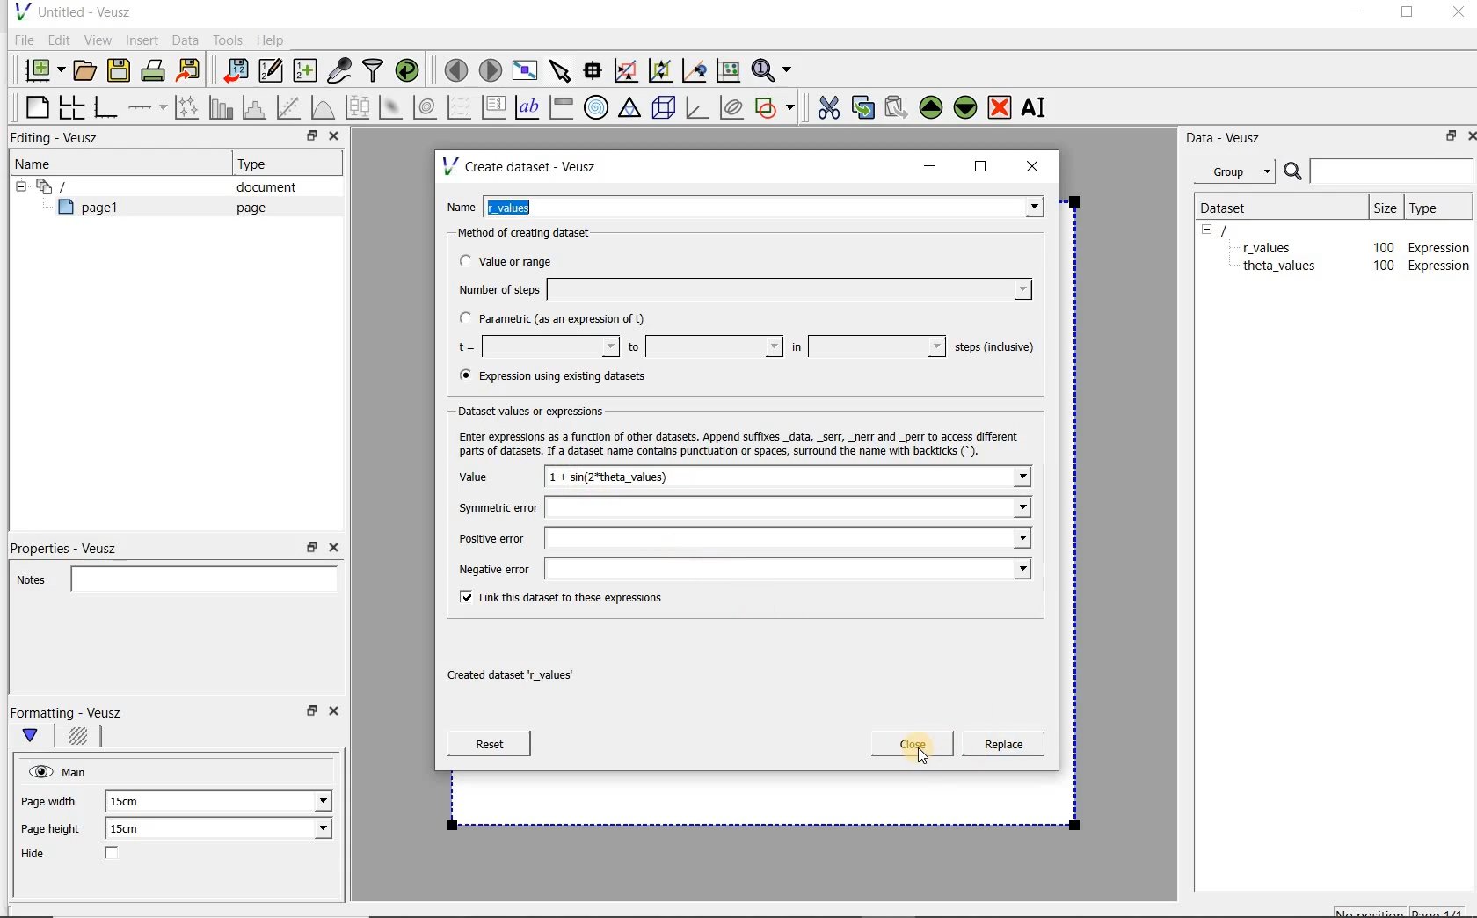 Image resolution: width=1477 pixels, height=918 pixels. What do you see at coordinates (789, 479) in the screenshot?
I see `1 + sin(2*theta_values)` at bounding box center [789, 479].